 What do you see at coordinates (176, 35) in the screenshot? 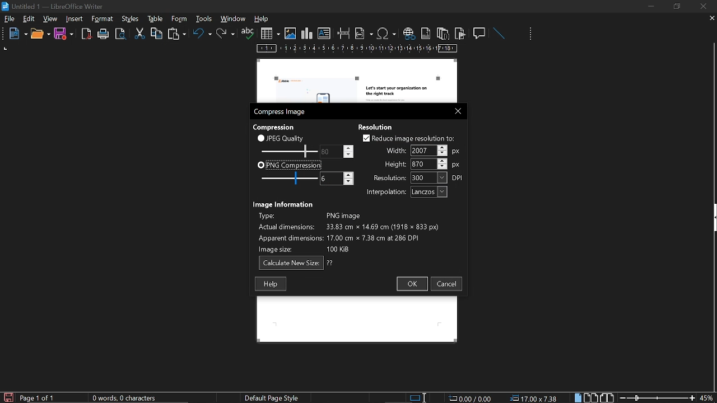
I see `paste` at bounding box center [176, 35].